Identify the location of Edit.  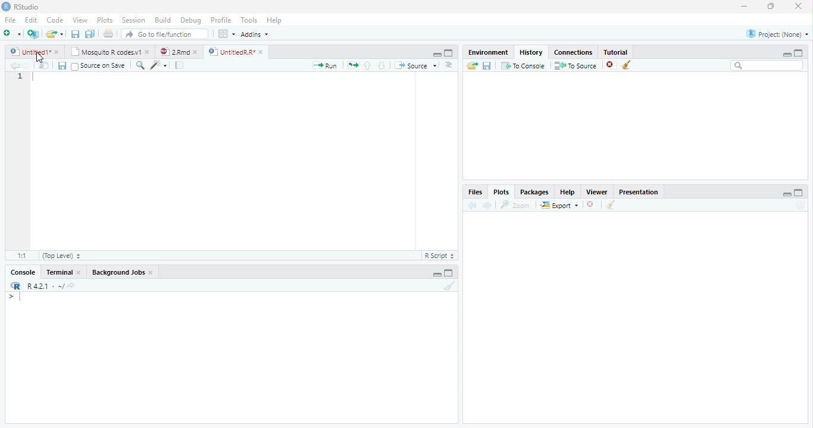
(33, 21).